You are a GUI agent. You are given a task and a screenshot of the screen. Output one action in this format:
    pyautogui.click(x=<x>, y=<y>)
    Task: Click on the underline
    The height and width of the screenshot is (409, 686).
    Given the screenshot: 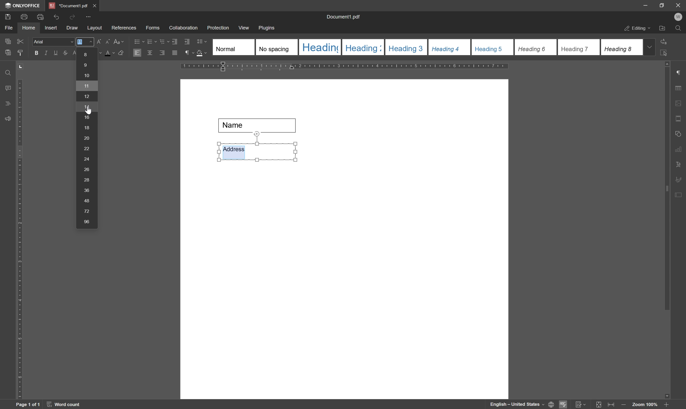 What is the action you would take?
    pyautogui.click(x=55, y=53)
    